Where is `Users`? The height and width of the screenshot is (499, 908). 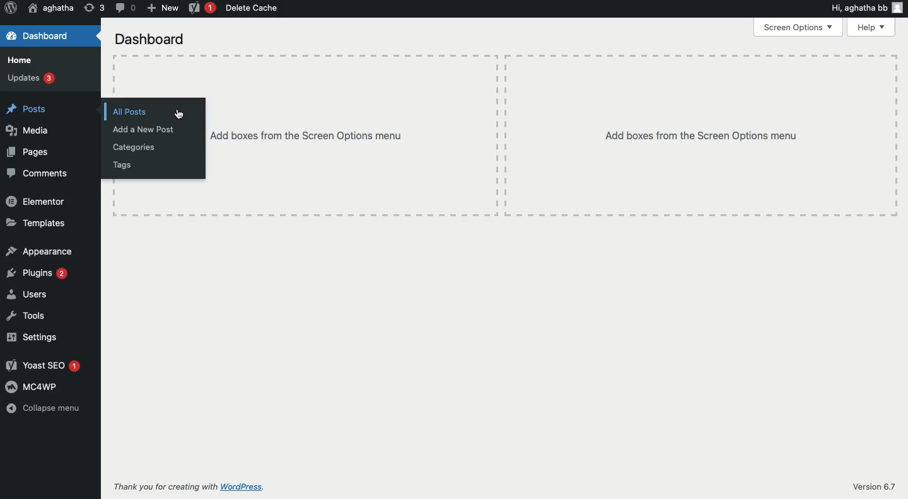
Users is located at coordinates (29, 294).